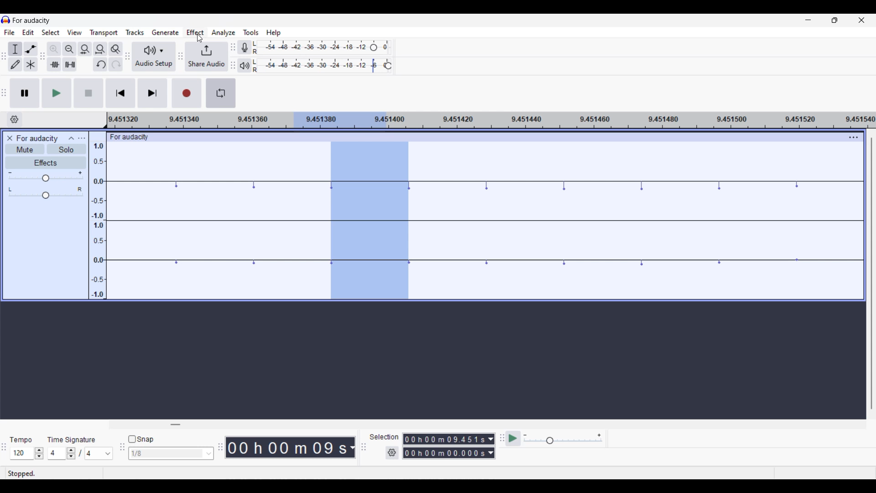  Describe the element at coordinates (89, 93) in the screenshot. I see `Stop` at that location.